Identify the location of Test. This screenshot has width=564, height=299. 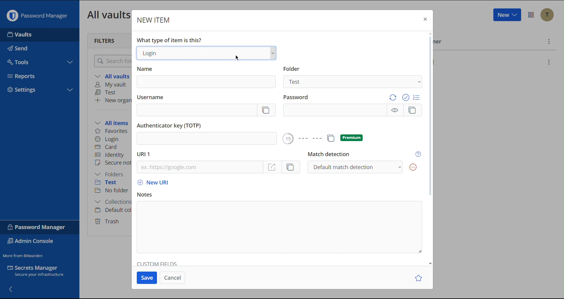
(354, 81).